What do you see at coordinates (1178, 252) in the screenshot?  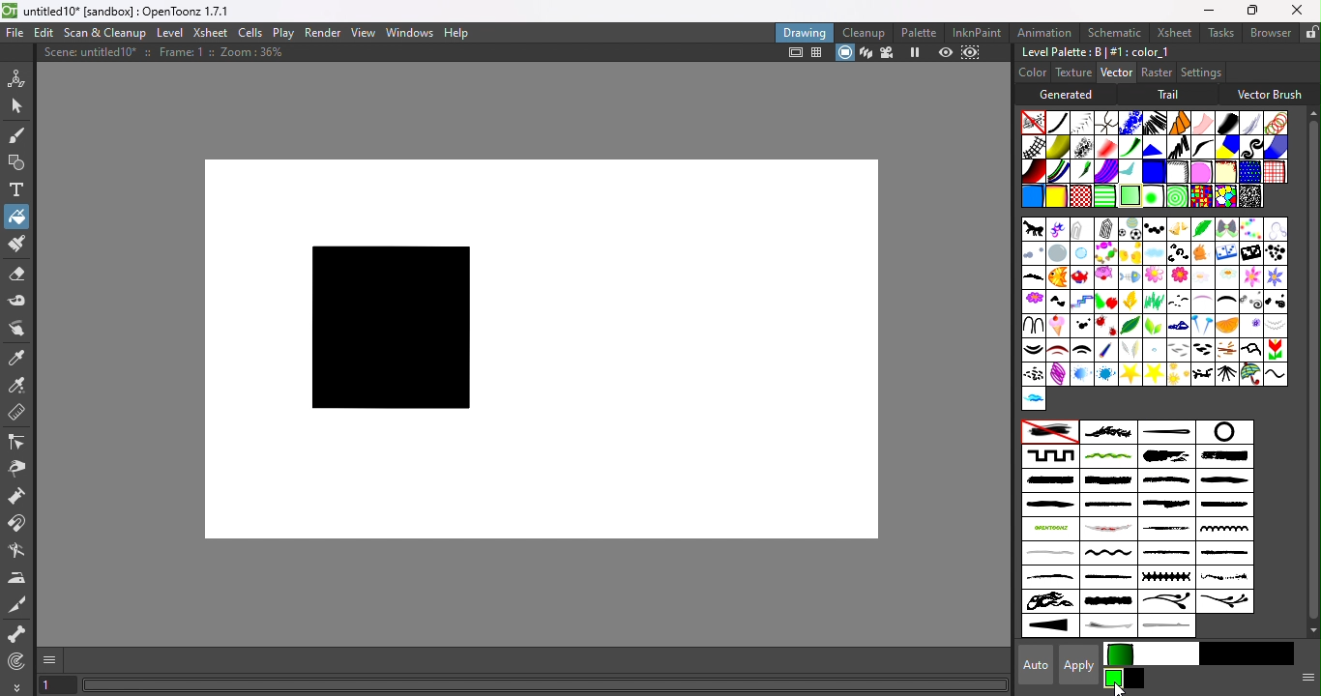 I see `Curl` at bounding box center [1178, 252].